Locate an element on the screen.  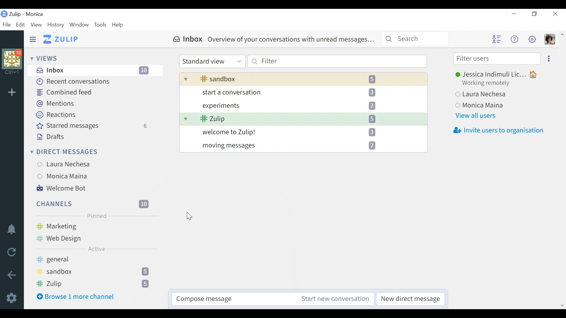
Welcome to Zulip! 3 is located at coordinates (303, 132).